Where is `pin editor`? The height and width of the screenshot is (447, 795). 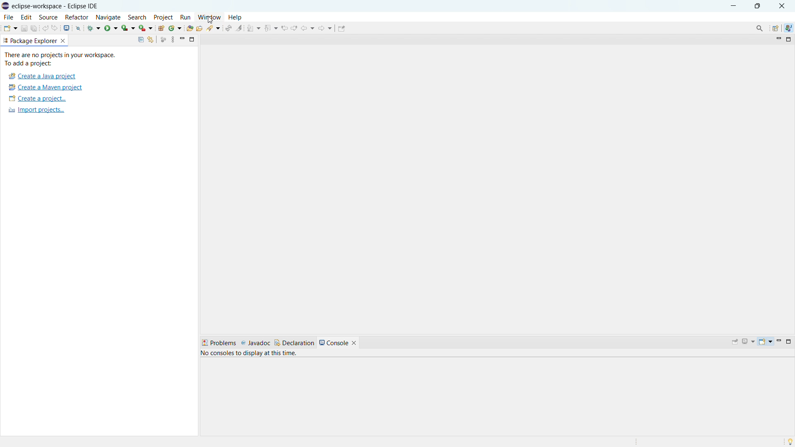 pin editor is located at coordinates (342, 29).